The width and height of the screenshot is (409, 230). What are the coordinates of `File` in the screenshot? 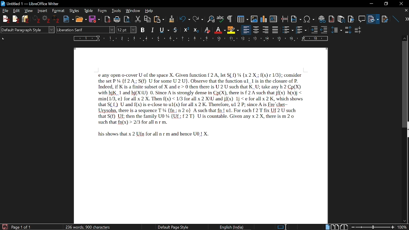 It's located at (6, 11).